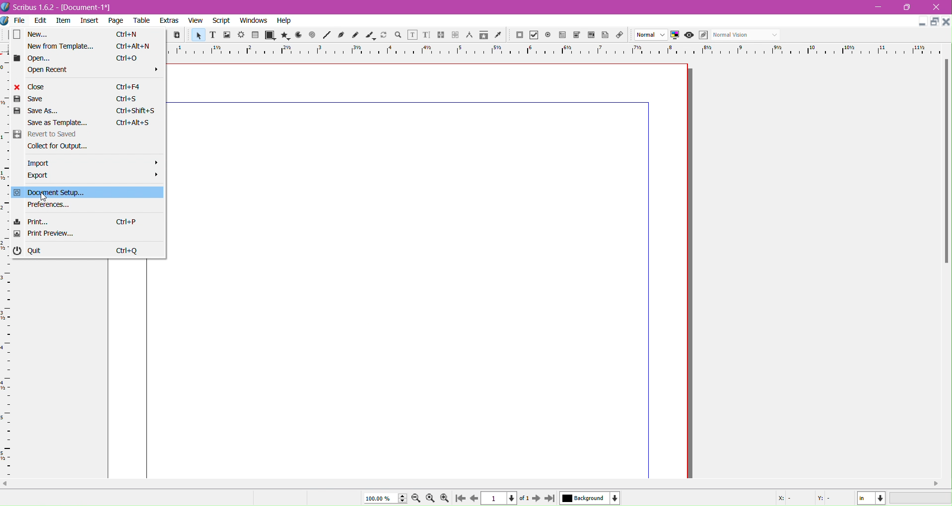 This screenshot has height=506, width=952. I want to click on page menu, so click(116, 21).